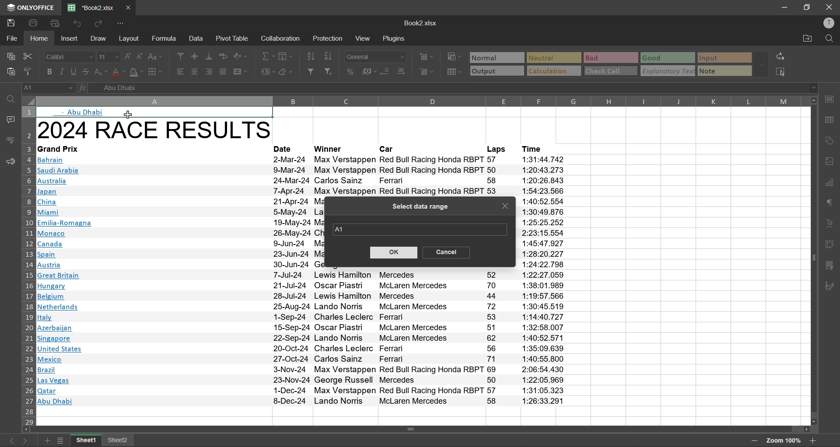 The image size is (840, 447). Describe the element at coordinates (394, 40) in the screenshot. I see `plugins` at that location.